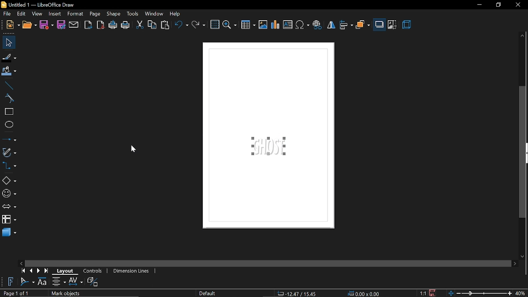 Image resolution: width=528 pixels, height=297 pixels. What do you see at coordinates (230, 25) in the screenshot?
I see `zoom` at bounding box center [230, 25].